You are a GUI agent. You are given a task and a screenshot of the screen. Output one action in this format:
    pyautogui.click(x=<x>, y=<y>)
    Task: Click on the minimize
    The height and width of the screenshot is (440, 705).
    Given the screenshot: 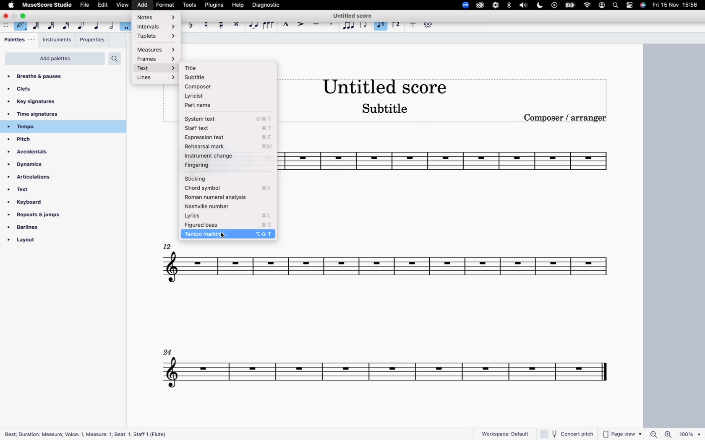 What is the action you would take?
    pyautogui.click(x=15, y=16)
    